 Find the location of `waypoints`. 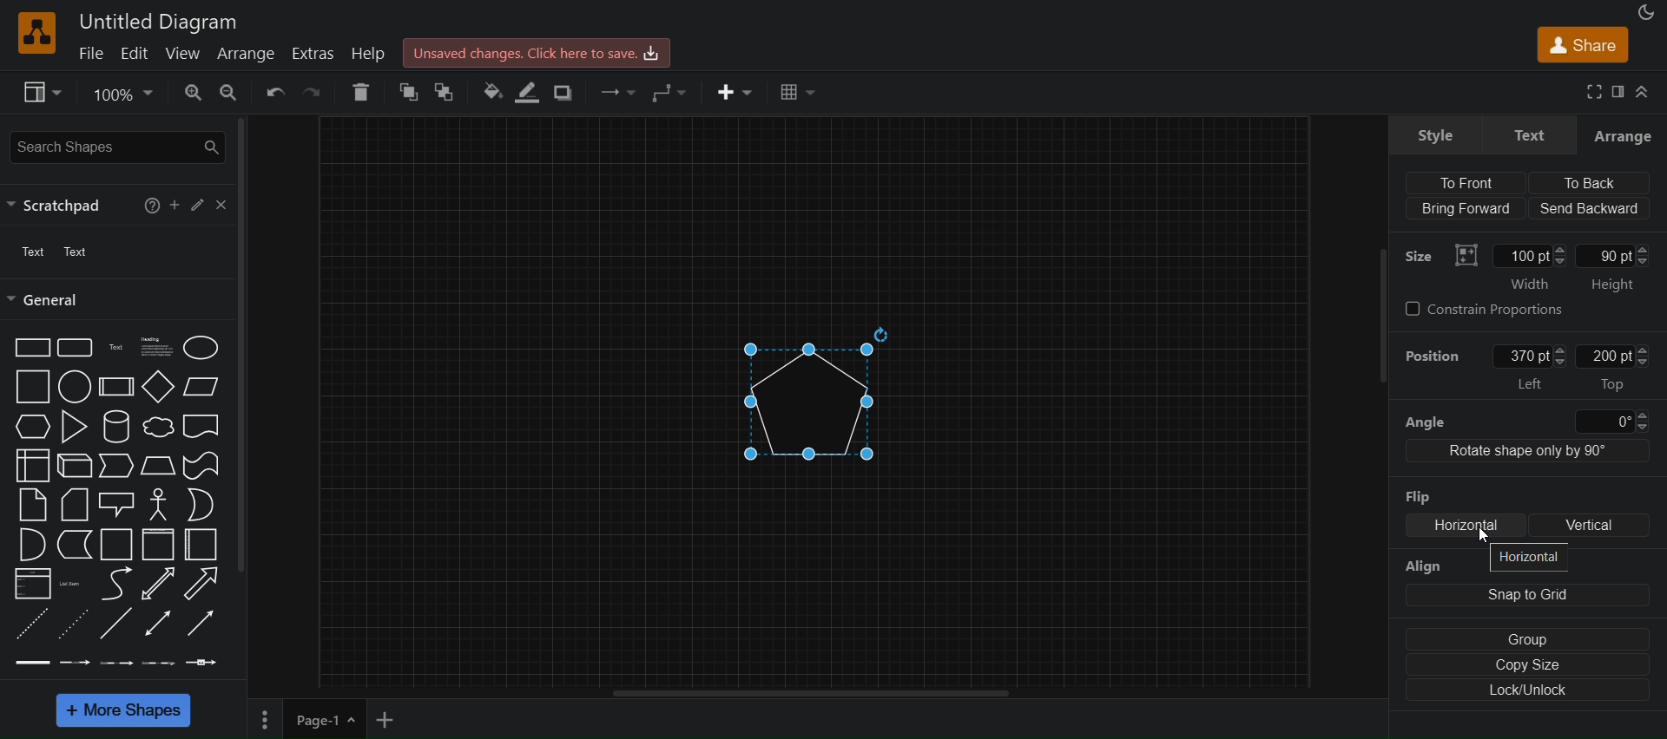

waypoints is located at coordinates (672, 94).